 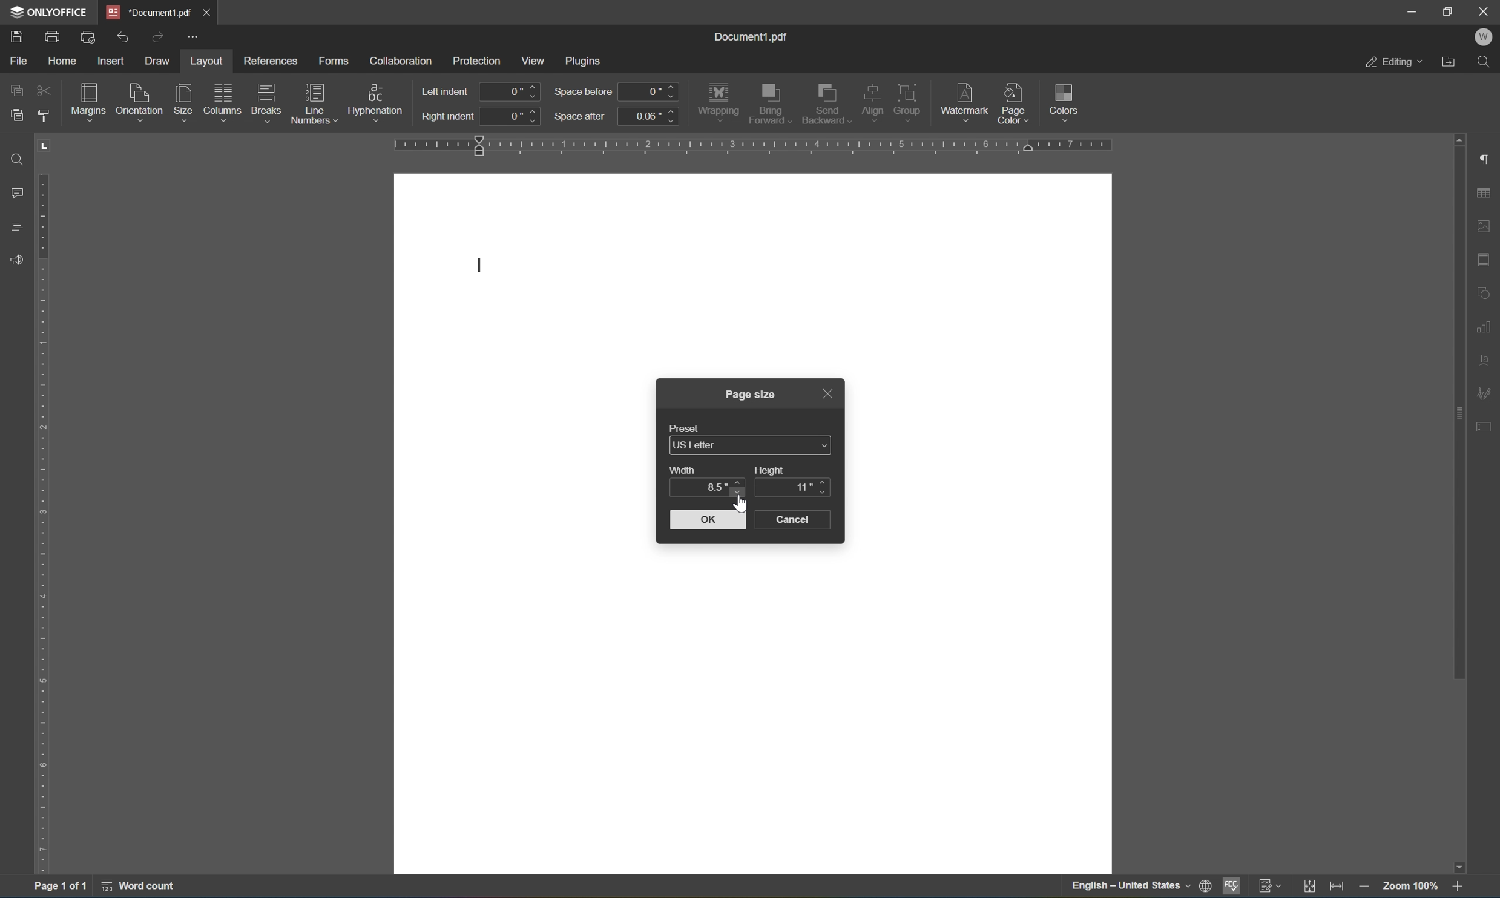 What do you see at coordinates (1484, 424) in the screenshot?
I see `Form settings` at bounding box center [1484, 424].